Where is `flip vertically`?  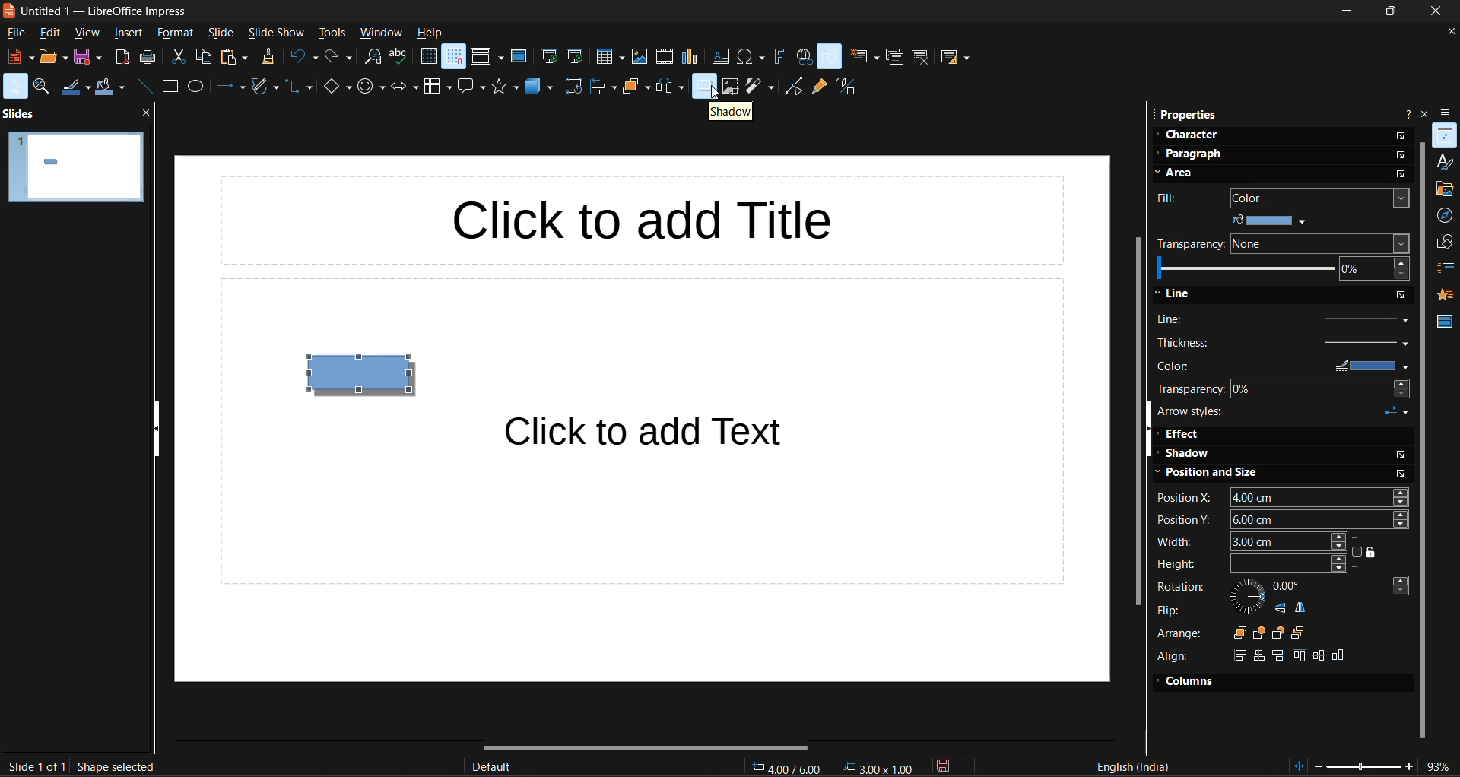 flip vertically is located at coordinates (1277, 609).